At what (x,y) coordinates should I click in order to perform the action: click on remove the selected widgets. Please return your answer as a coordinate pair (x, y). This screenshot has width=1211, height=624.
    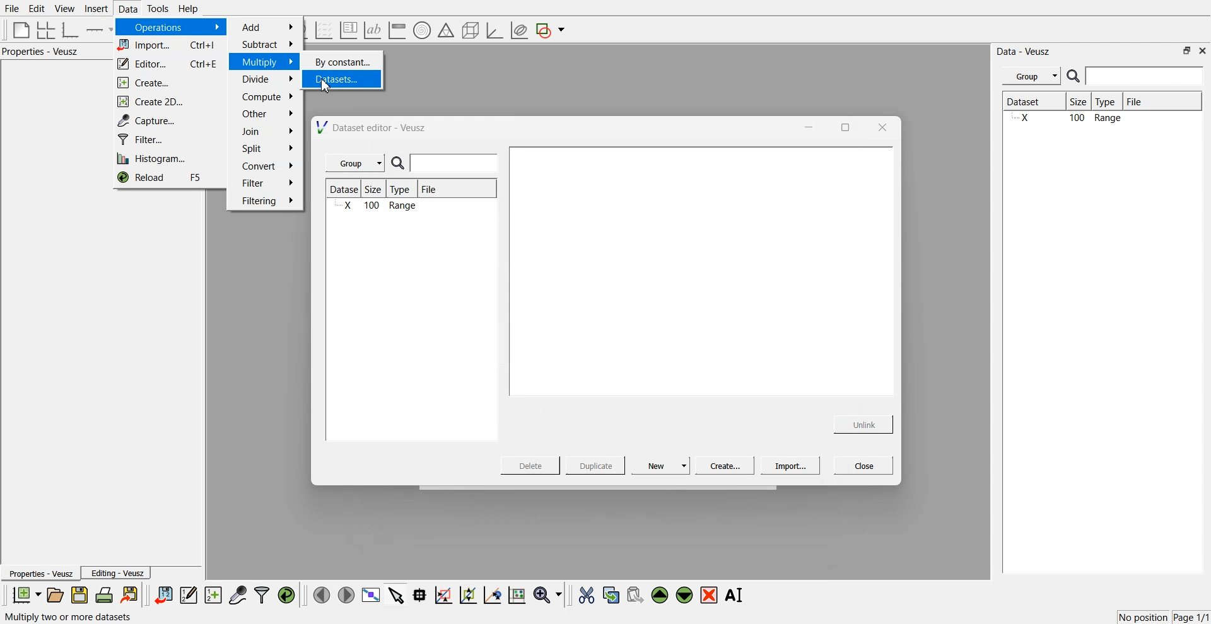
    Looking at the image, I should click on (710, 595).